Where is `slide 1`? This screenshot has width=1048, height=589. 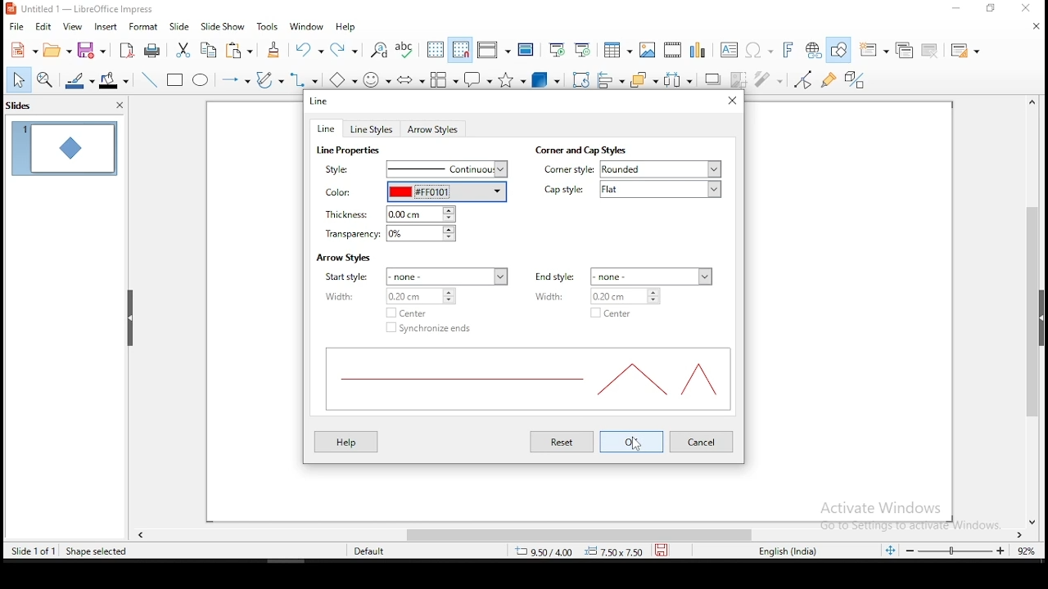
slide 1 is located at coordinates (62, 147).